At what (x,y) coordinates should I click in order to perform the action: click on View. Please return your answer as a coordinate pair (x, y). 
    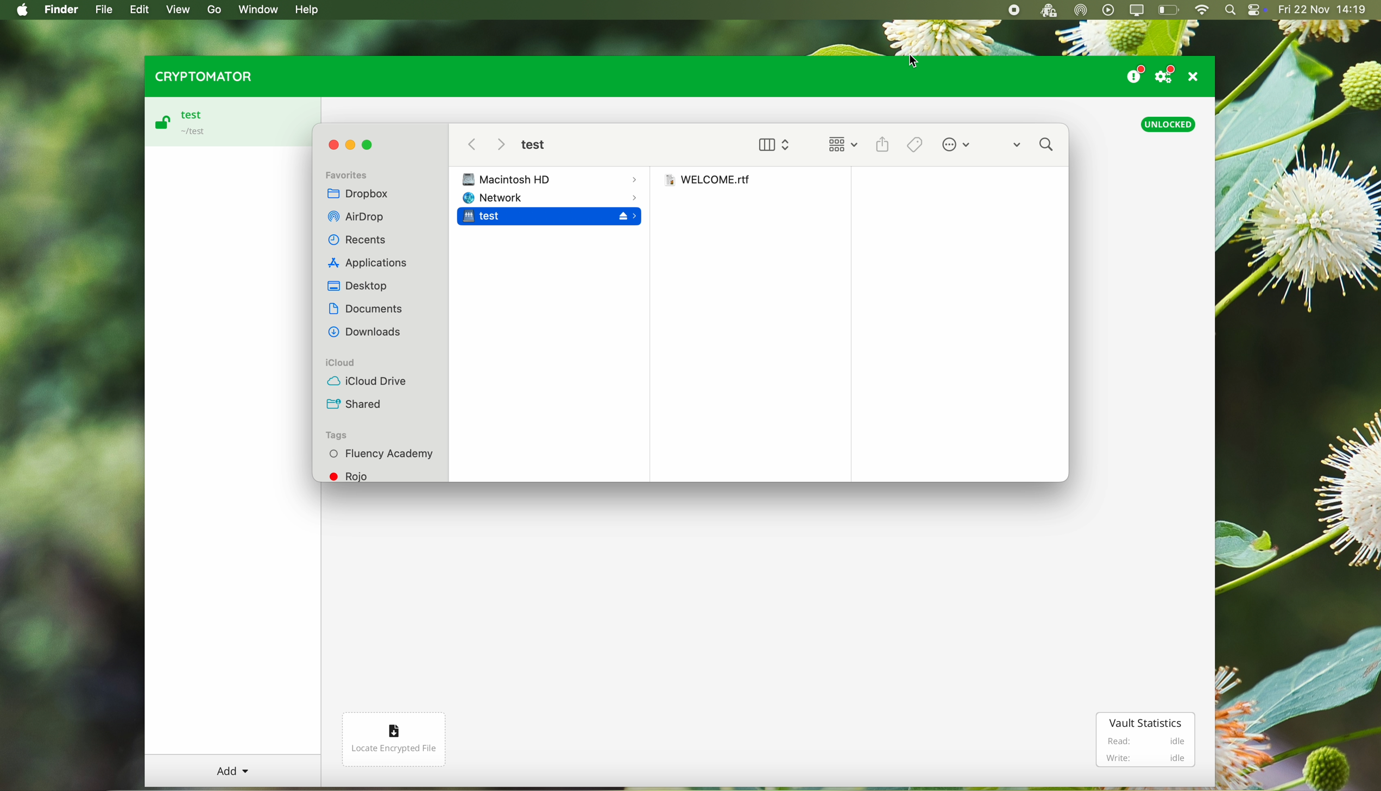
    Looking at the image, I should click on (180, 10).